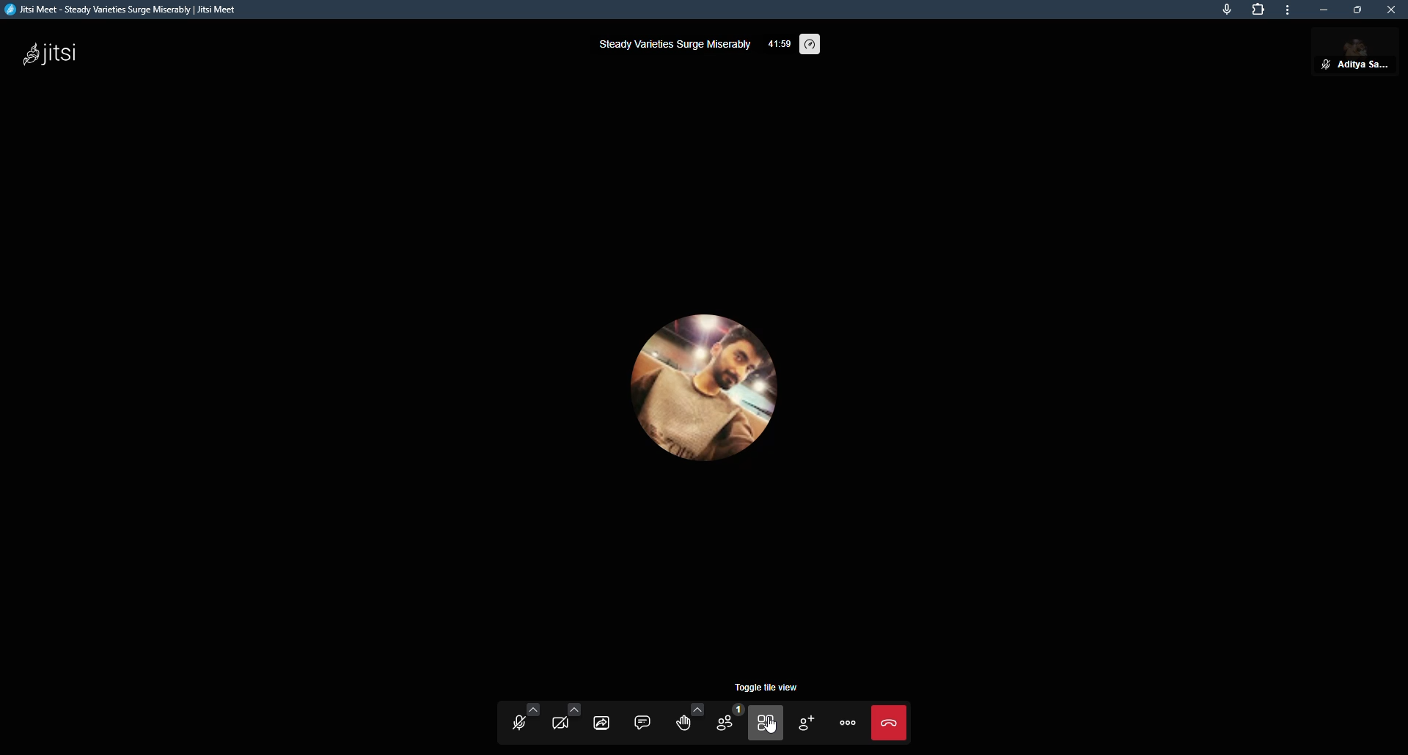 The height and width of the screenshot is (755, 1408). Describe the element at coordinates (715, 377) in the screenshot. I see `profile` at that location.